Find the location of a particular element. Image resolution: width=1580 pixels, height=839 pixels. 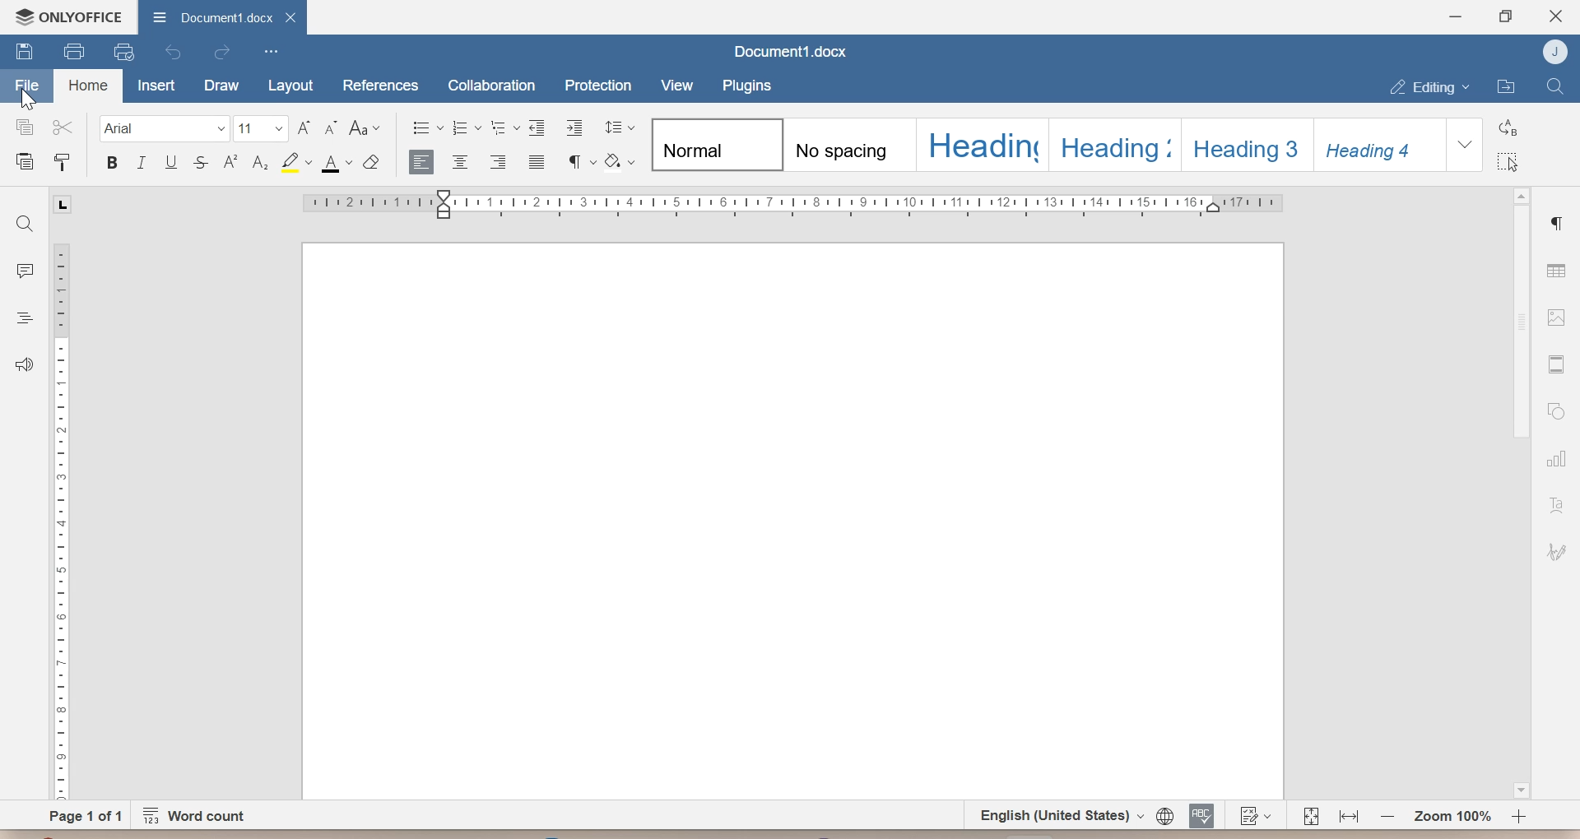

Track changes is located at coordinates (1252, 815).